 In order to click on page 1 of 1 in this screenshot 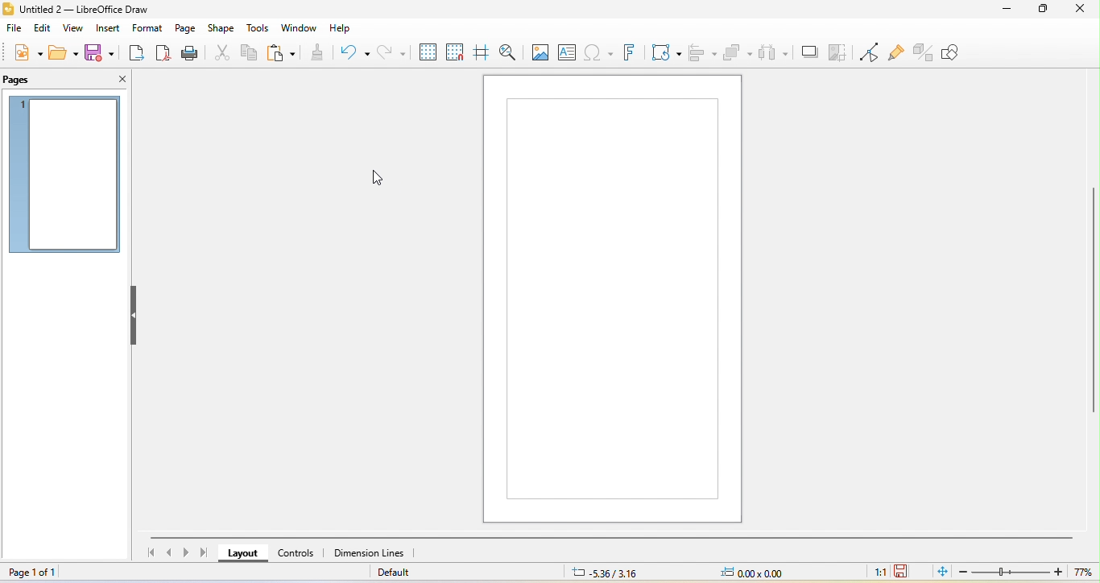, I will do `click(40, 573)`.